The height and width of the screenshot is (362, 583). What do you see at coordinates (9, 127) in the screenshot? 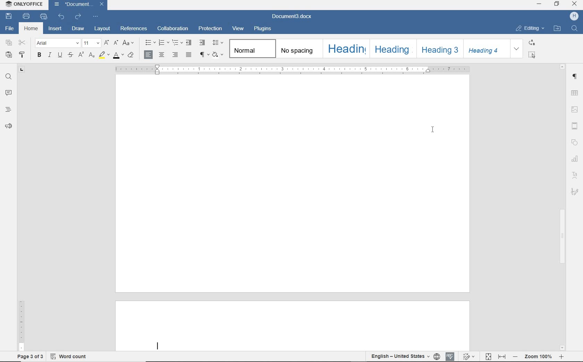
I see `Read aloud and accessibility` at bounding box center [9, 127].